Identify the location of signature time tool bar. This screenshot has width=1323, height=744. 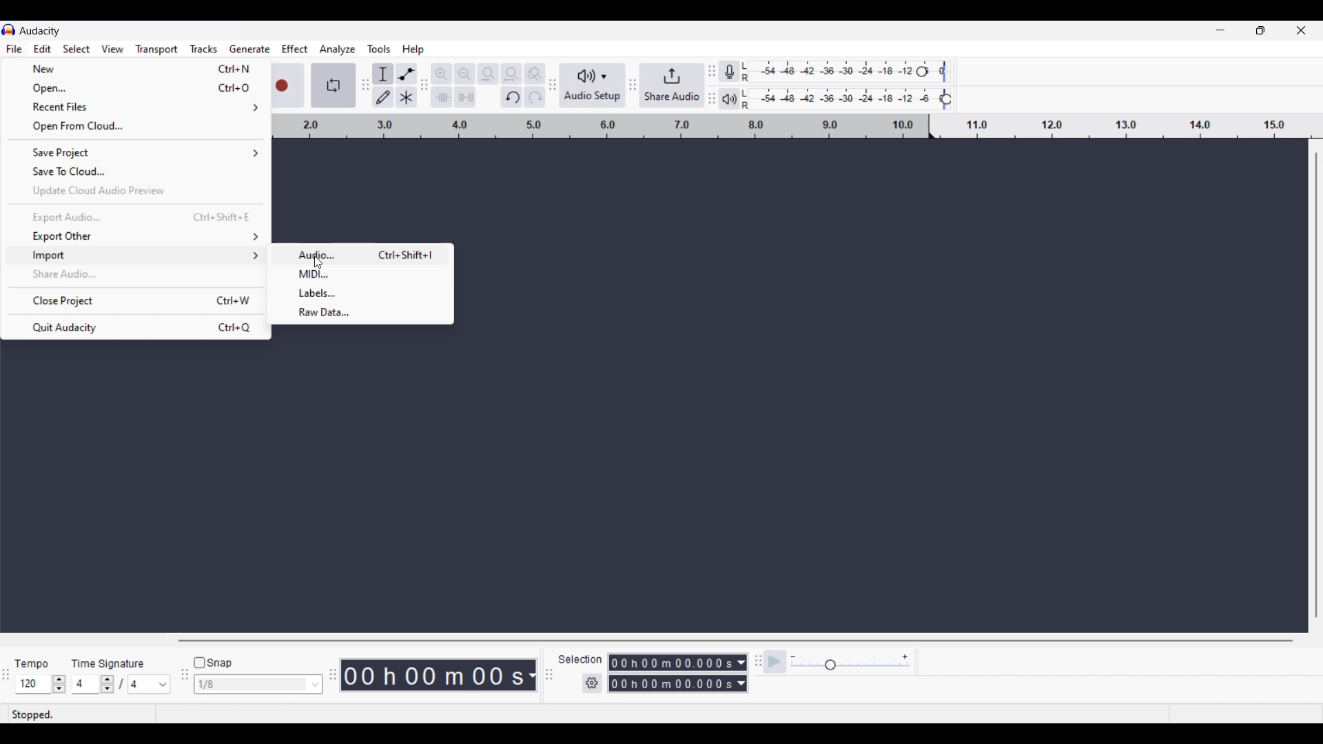
(756, 661).